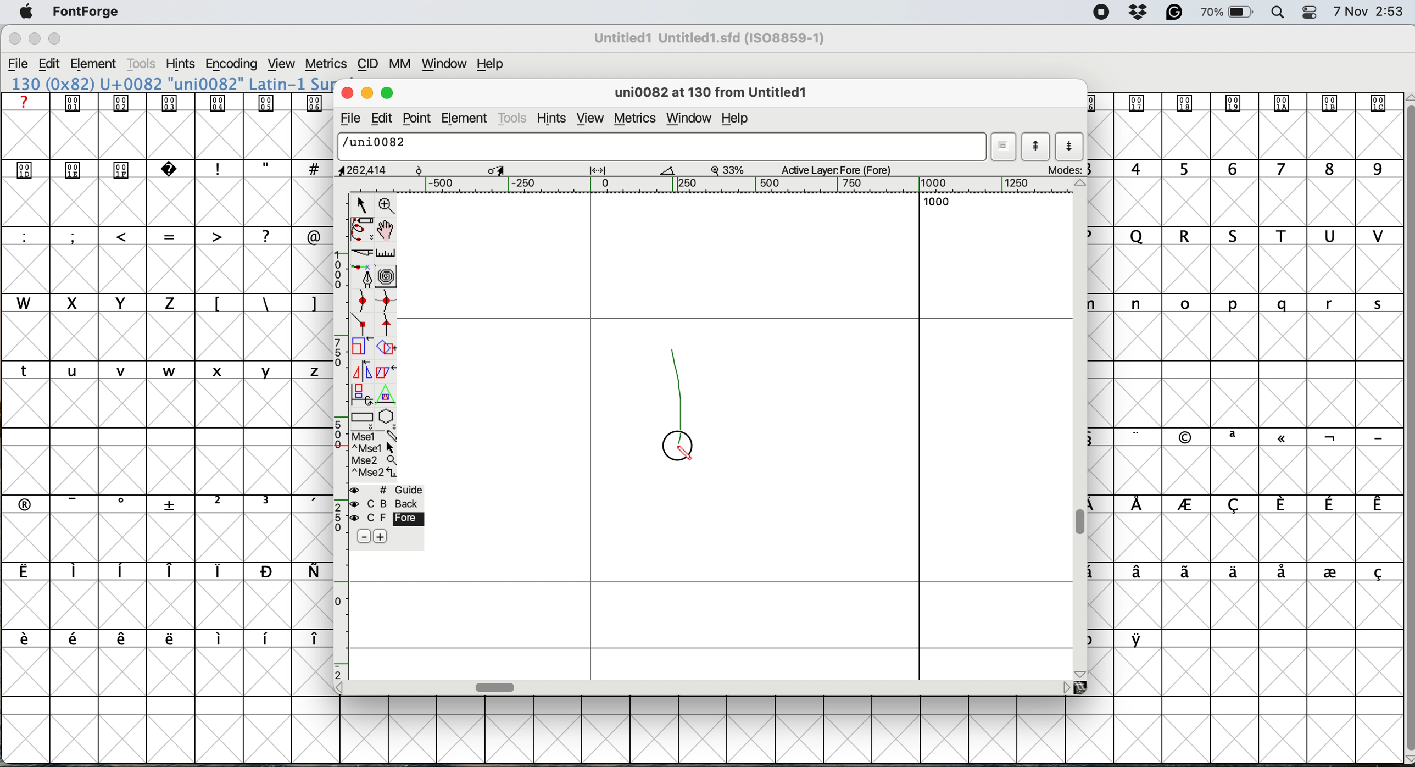 The height and width of the screenshot is (767, 1415). Describe the element at coordinates (369, 65) in the screenshot. I see `cid` at that location.